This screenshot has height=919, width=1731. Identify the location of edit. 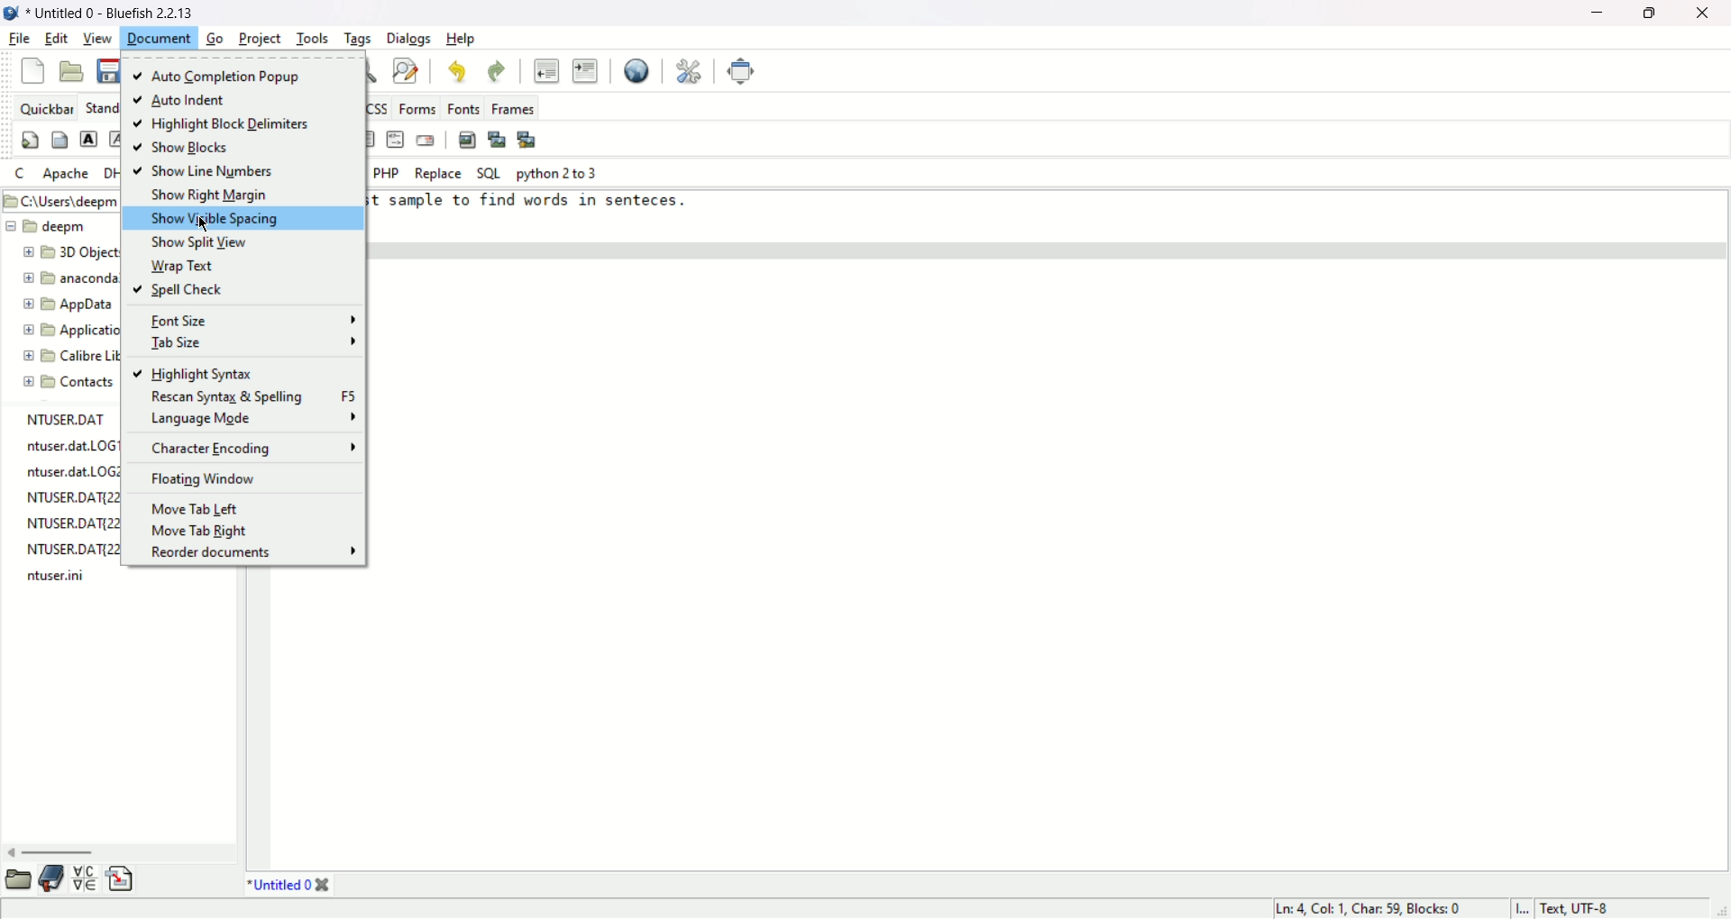
(56, 38).